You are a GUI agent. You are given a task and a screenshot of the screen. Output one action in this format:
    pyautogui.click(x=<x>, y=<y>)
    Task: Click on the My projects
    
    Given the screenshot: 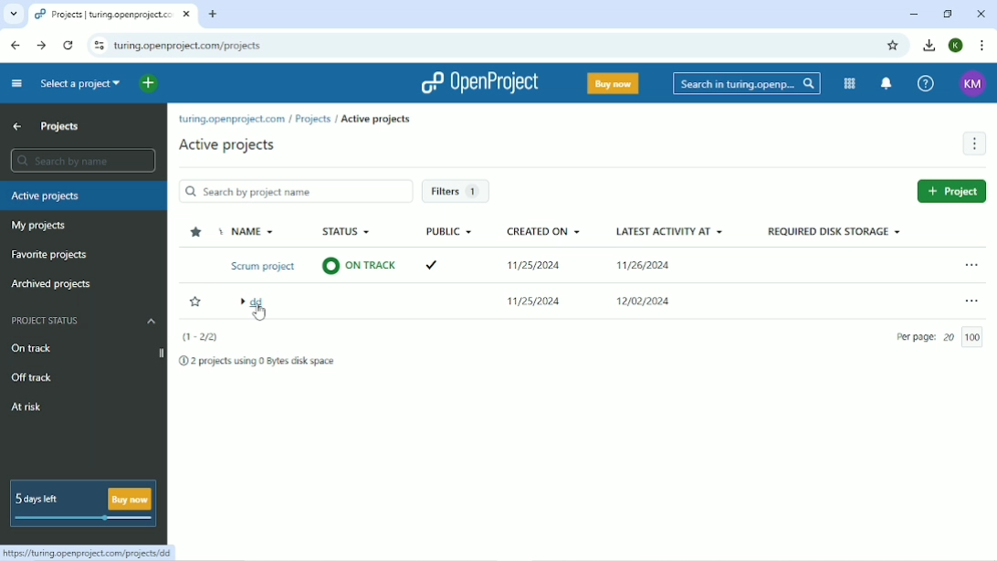 What is the action you would take?
    pyautogui.click(x=39, y=226)
    